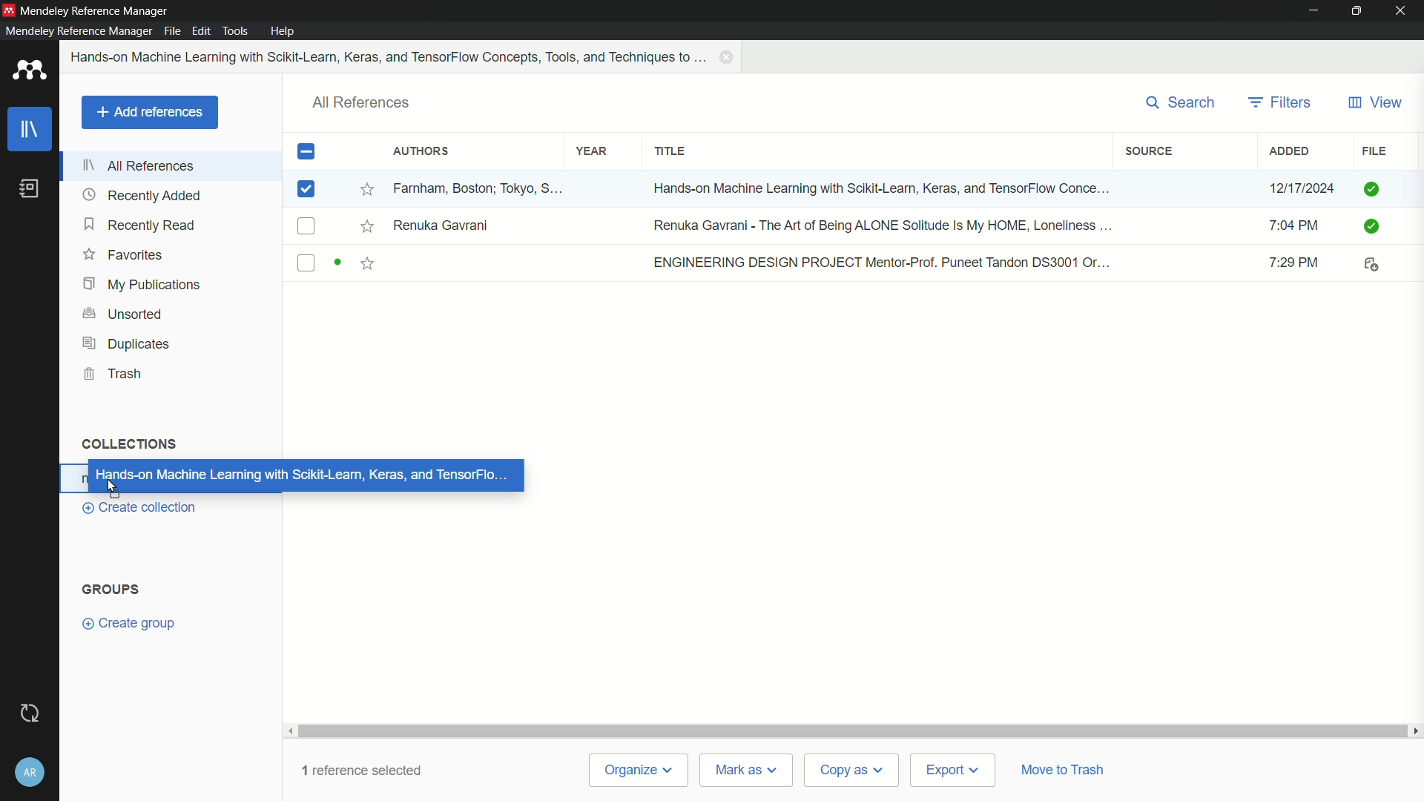  What do you see at coordinates (1182, 103) in the screenshot?
I see `search` at bounding box center [1182, 103].